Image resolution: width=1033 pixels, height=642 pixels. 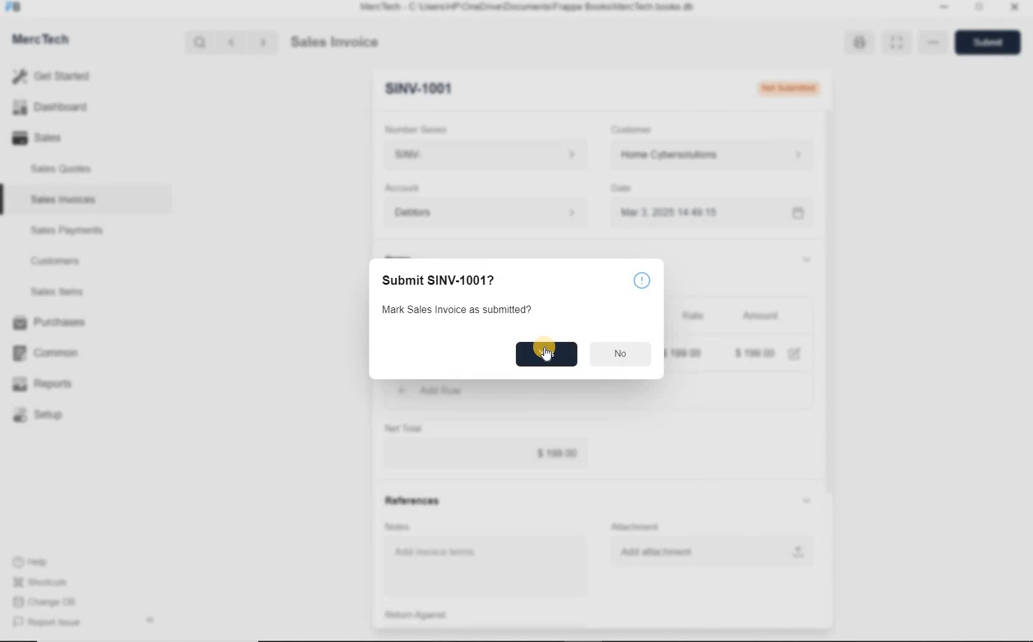 I want to click on Notes, so click(x=400, y=526).